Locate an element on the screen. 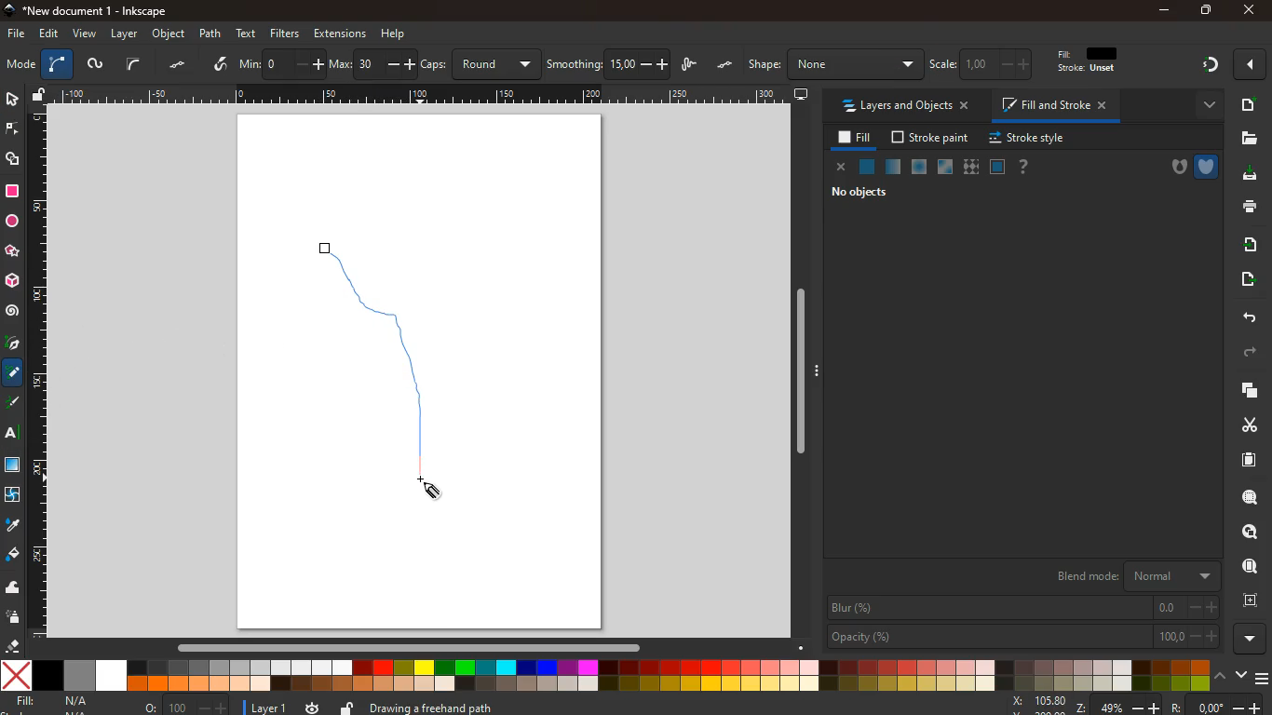 Image resolution: width=1272 pixels, height=715 pixels. up is located at coordinates (1220, 675).